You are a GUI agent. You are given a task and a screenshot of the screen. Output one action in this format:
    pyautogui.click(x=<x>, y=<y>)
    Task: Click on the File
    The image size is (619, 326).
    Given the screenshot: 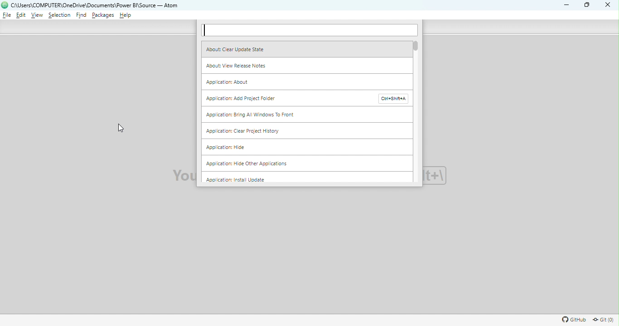 What is the action you would take?
    pyautogui.click(x=7, y=15)
    